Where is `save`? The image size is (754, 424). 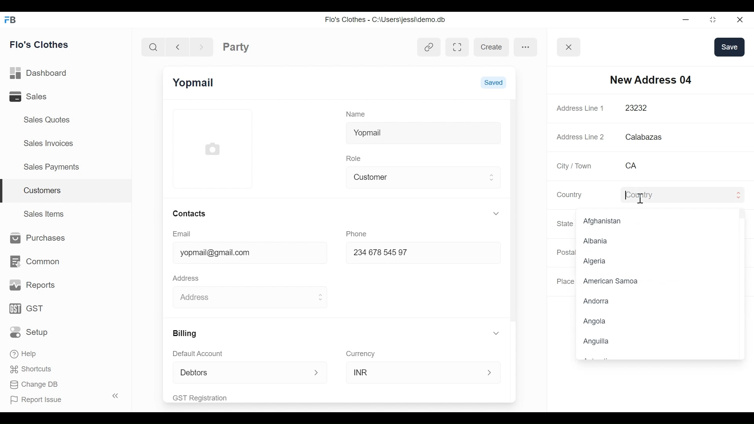
save is located at coordinates (729, 47).